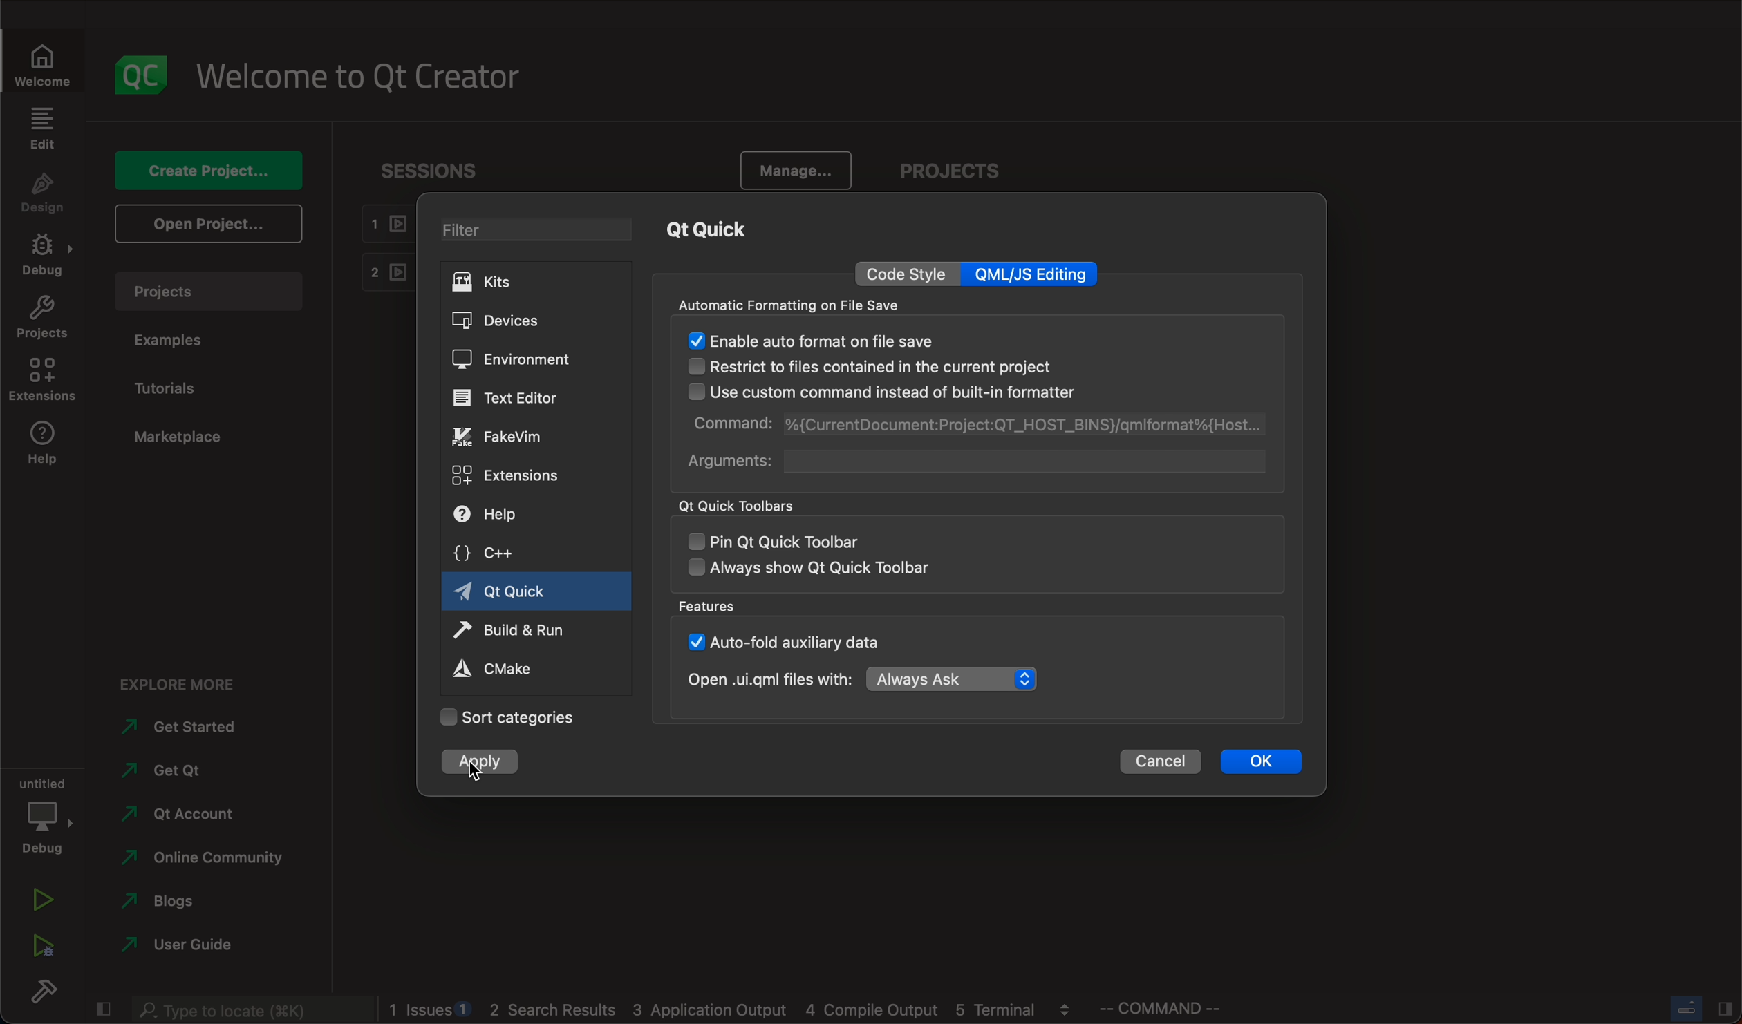 The image size is (1742, 1024). What do you see at coordinates (878, 394) in the screenshot?
I see `use custom command` at bounding box center [878, 394].